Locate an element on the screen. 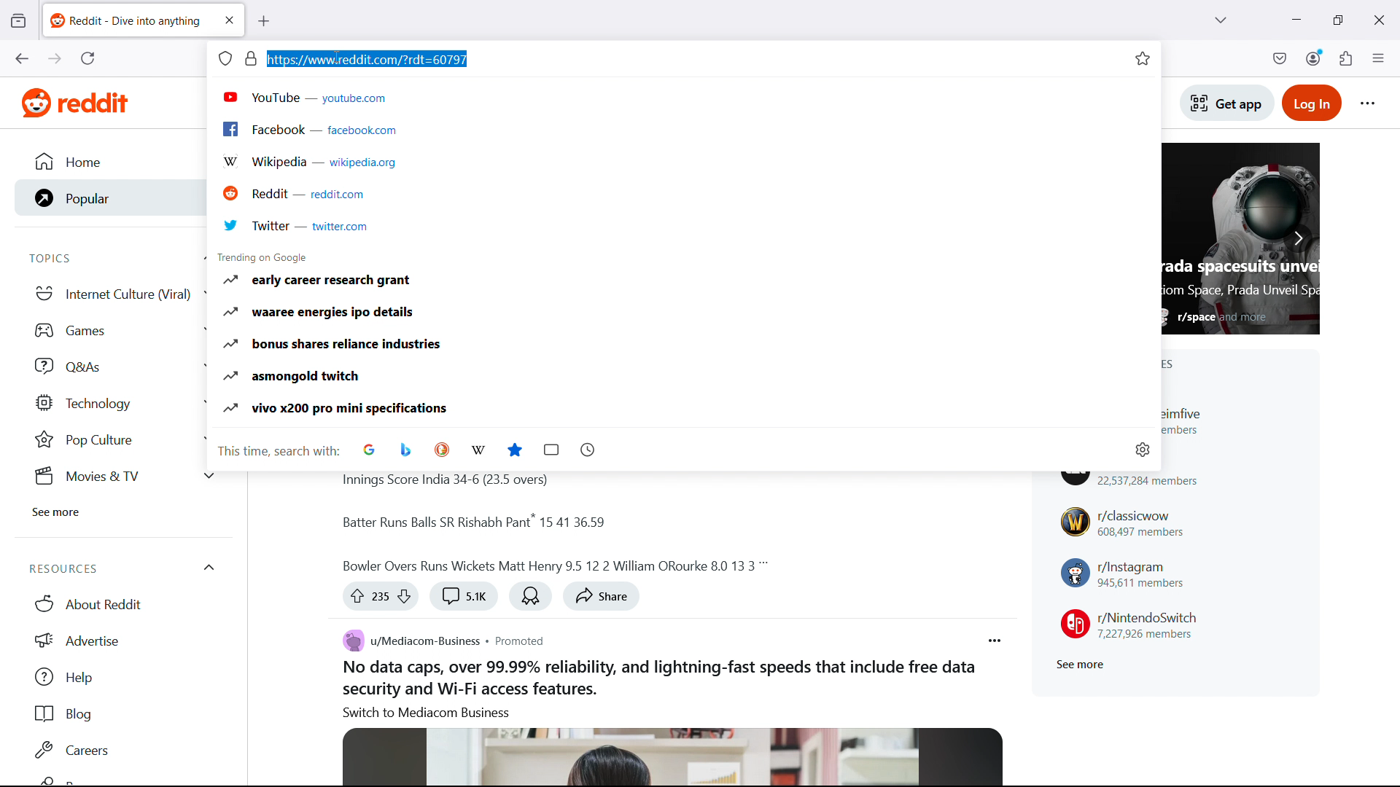 This screenshot has height=787, width=1400. Wikipedia.org is located at coordinates (685, 160).